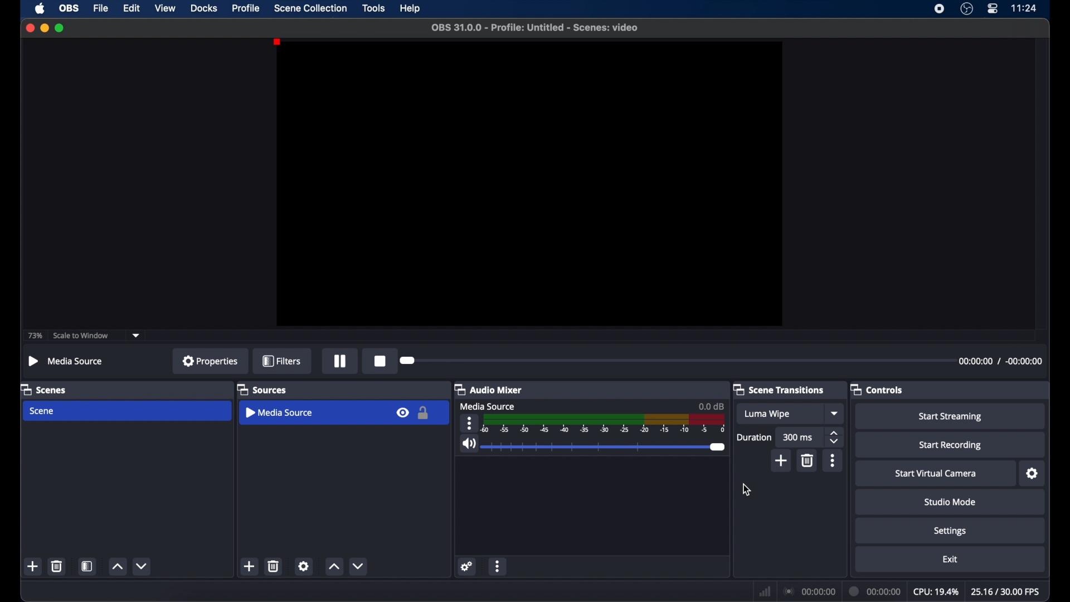  Describe the element at coordinates (87, 566) in the screenshot. I see `scene filters` at that location.